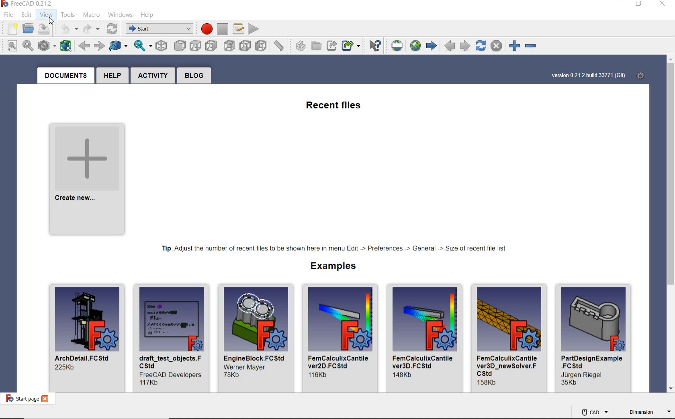 The image size is (675, 419). What do you see at coordinates (415, 45) in the screenshot?
I see `open website` at bounding box center [415, 45].